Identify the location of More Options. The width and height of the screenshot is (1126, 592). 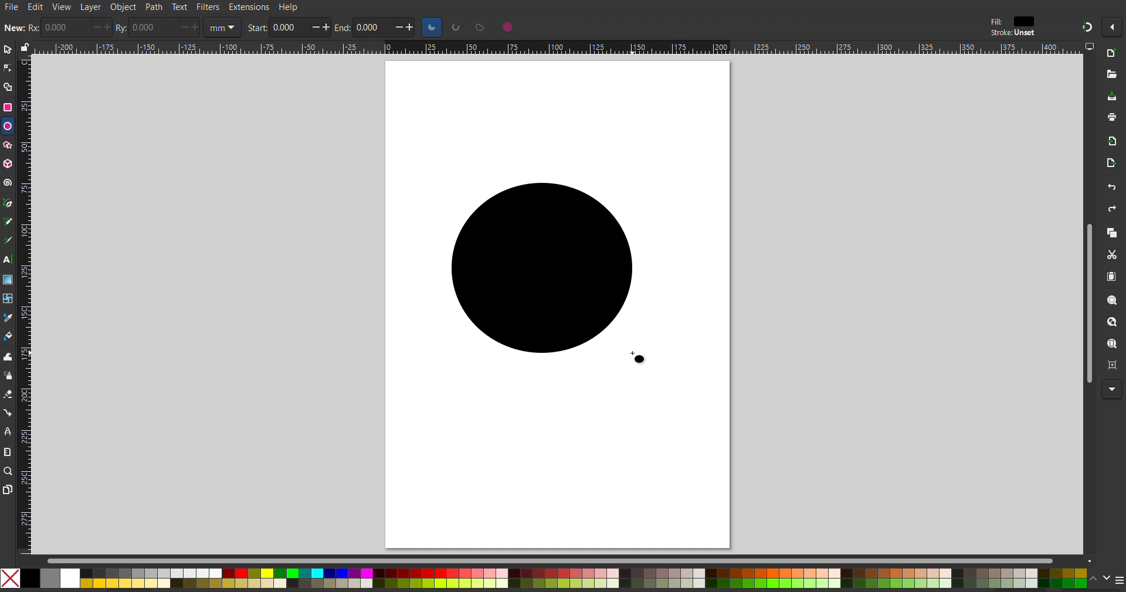
(1112, 390).